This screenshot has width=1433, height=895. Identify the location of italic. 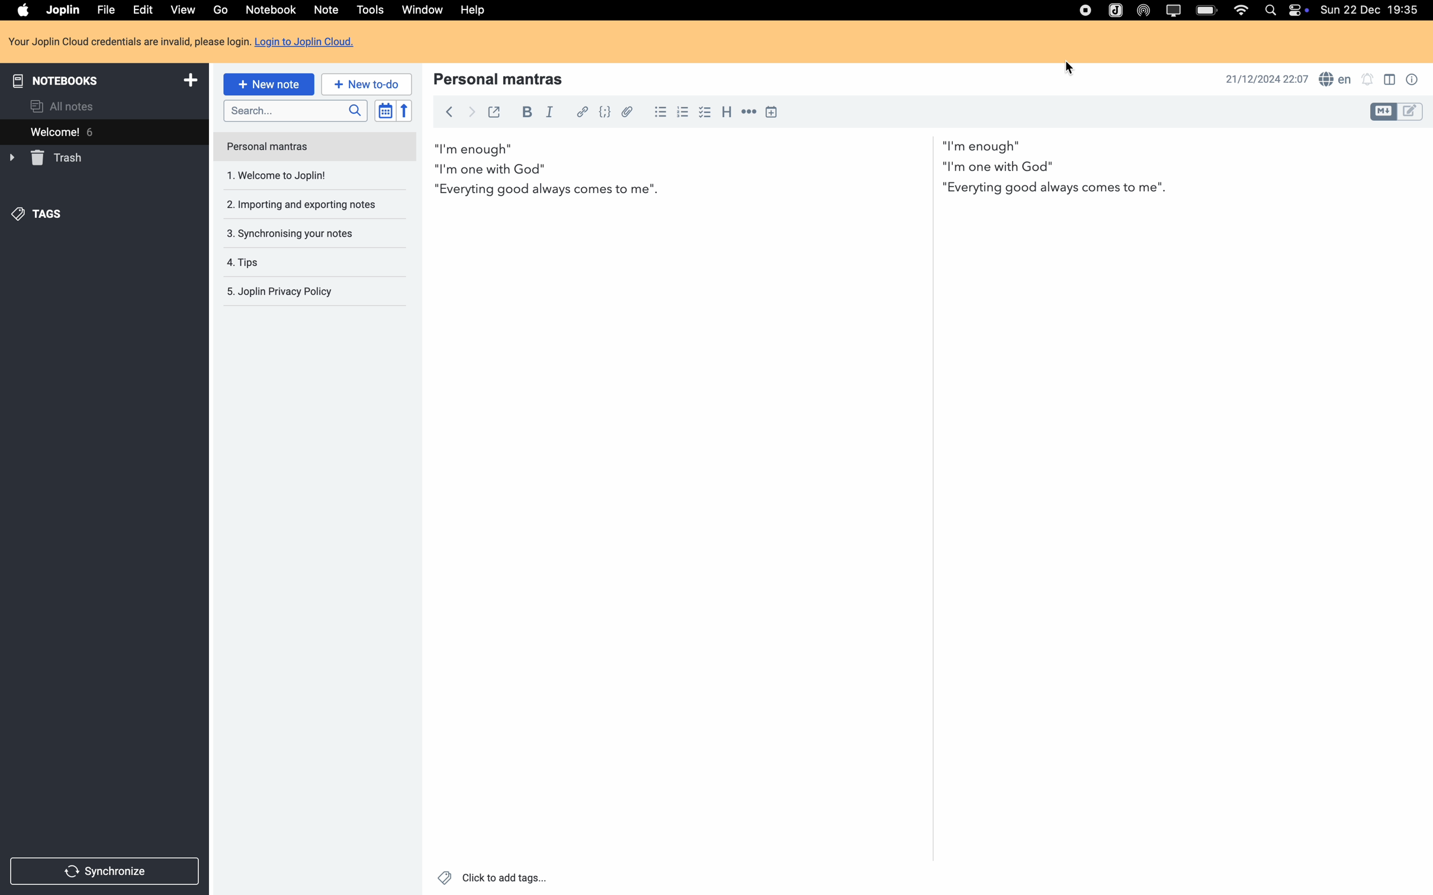
(548, 112).